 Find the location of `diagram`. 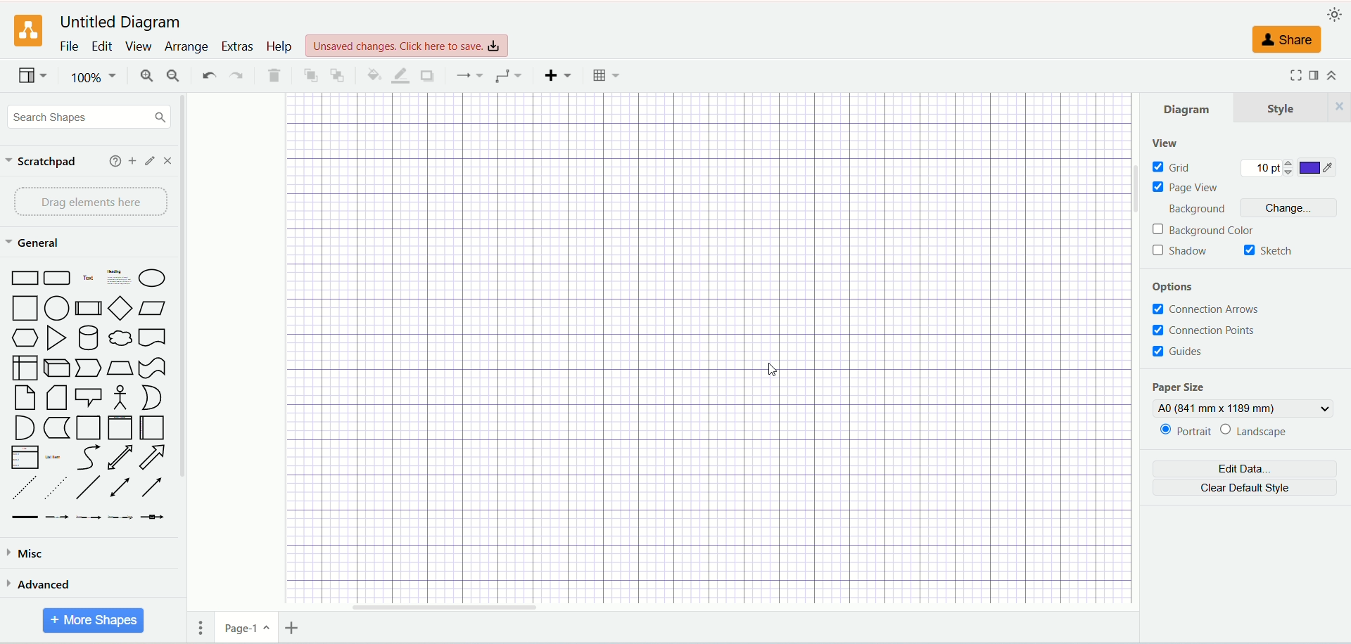

diagram is located at coordinates (1193, 107).